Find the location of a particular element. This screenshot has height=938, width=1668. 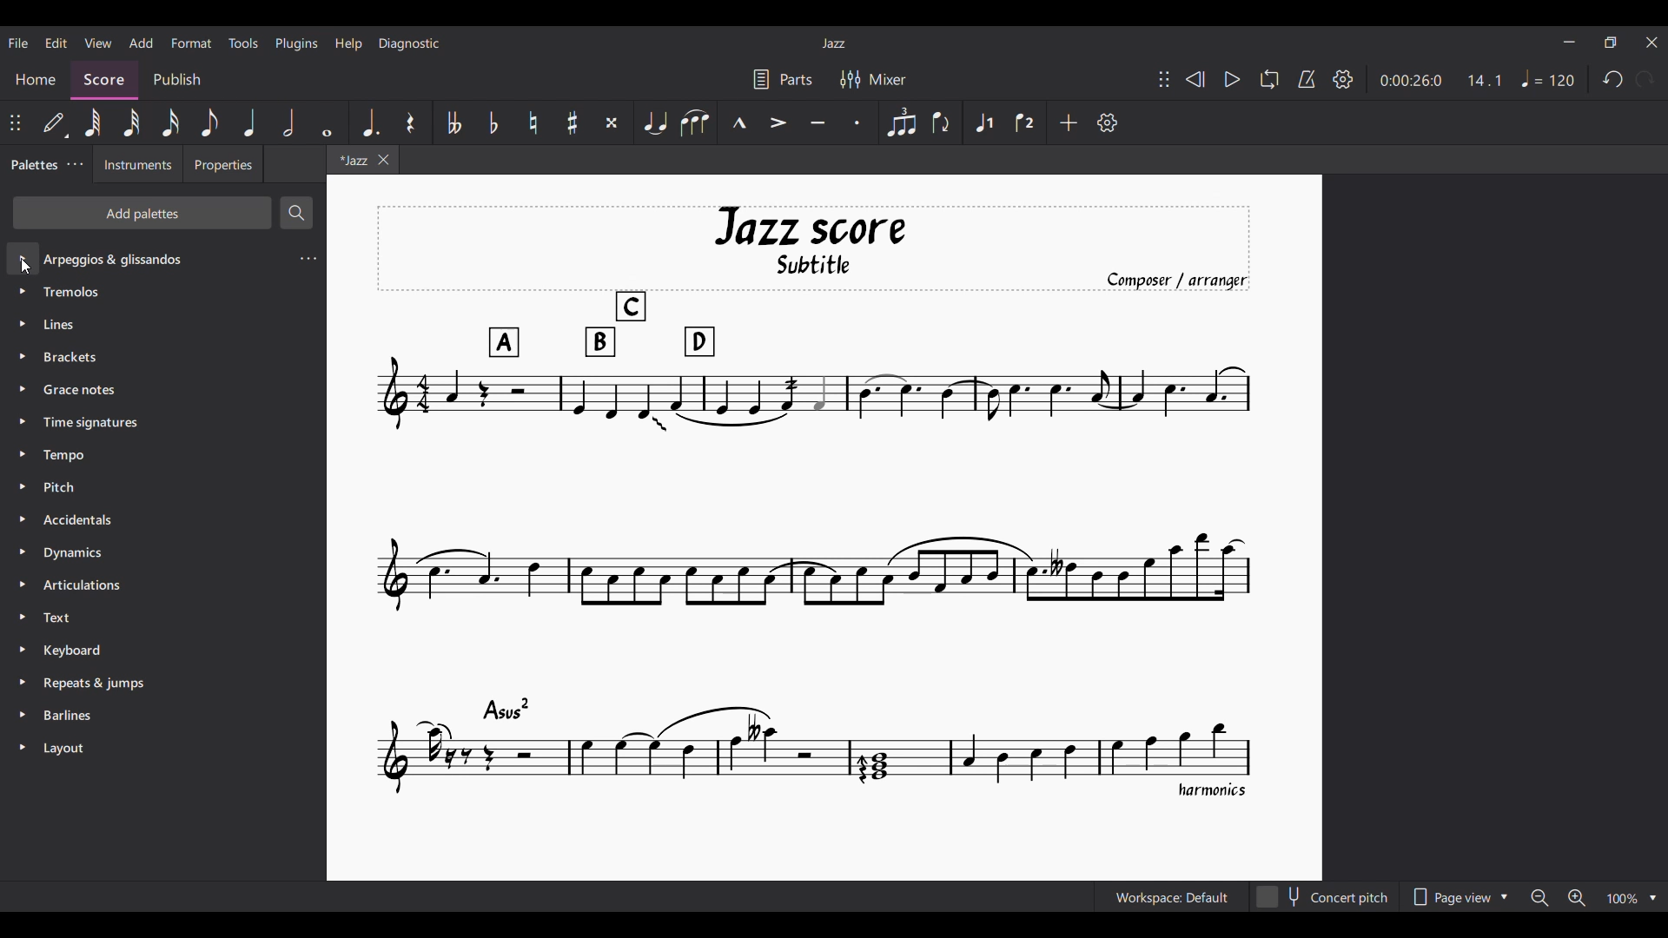

Diagnostic menu is located at coordinates (409, 43).